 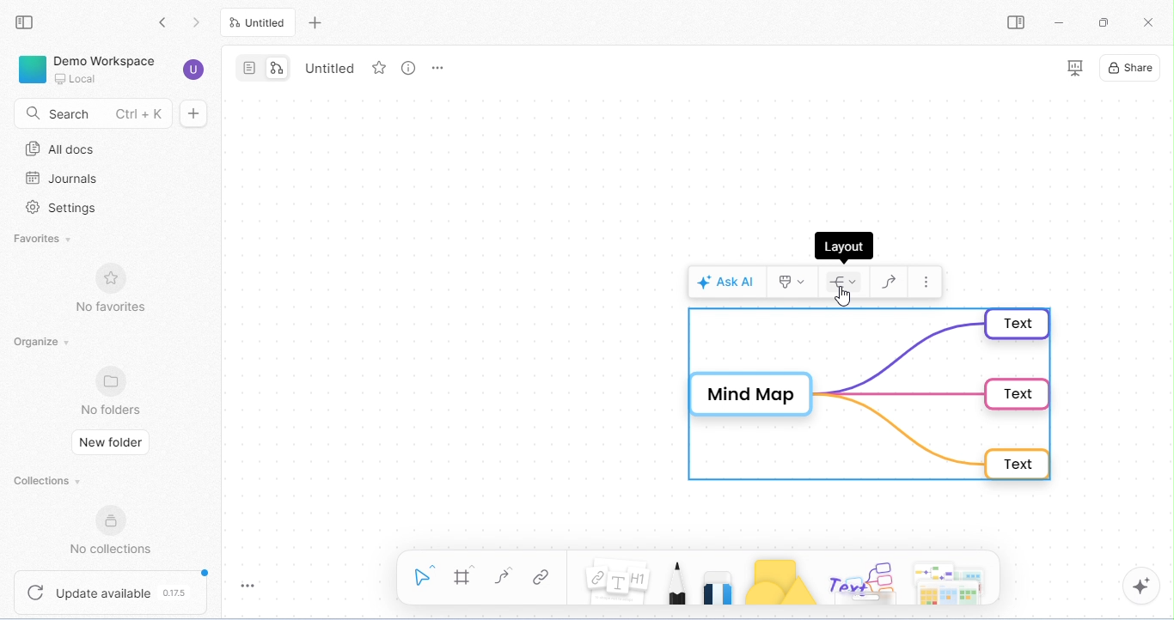 What do you see at coordinates (504, 576) in the screenshot?
I see `connectors` at bounding box center [504, 576].